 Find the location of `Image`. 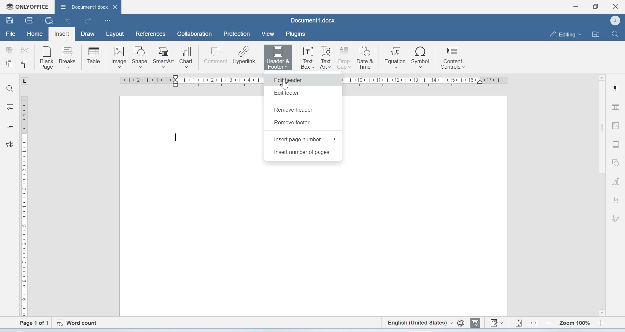

Image is located at coordinates (617, 127).